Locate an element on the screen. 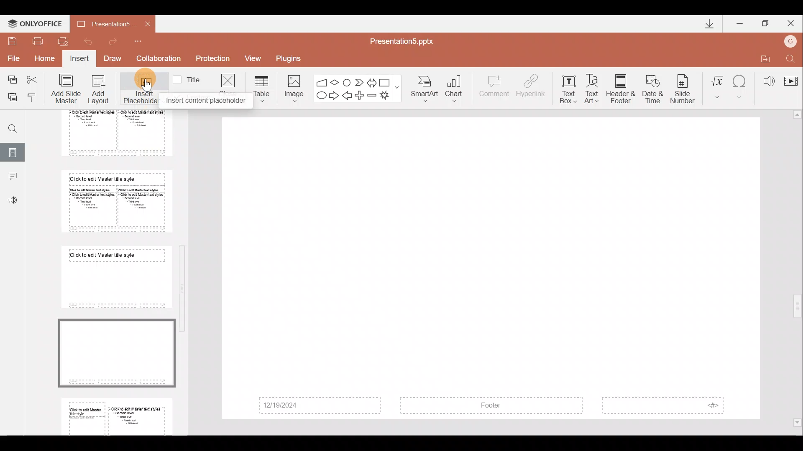 The height and width of the screenshot is (451, 803). Text Art is located at coordinates (594, 86).